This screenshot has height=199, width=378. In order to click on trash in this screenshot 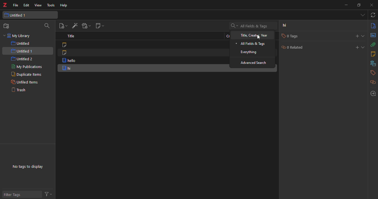, I will do `click(20, 90)`.